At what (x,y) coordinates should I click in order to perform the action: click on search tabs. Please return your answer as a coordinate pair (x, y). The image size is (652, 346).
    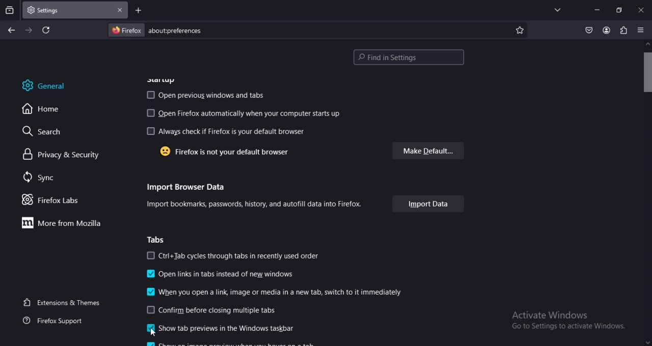
    Looking at the image, I should click on (10, 10).